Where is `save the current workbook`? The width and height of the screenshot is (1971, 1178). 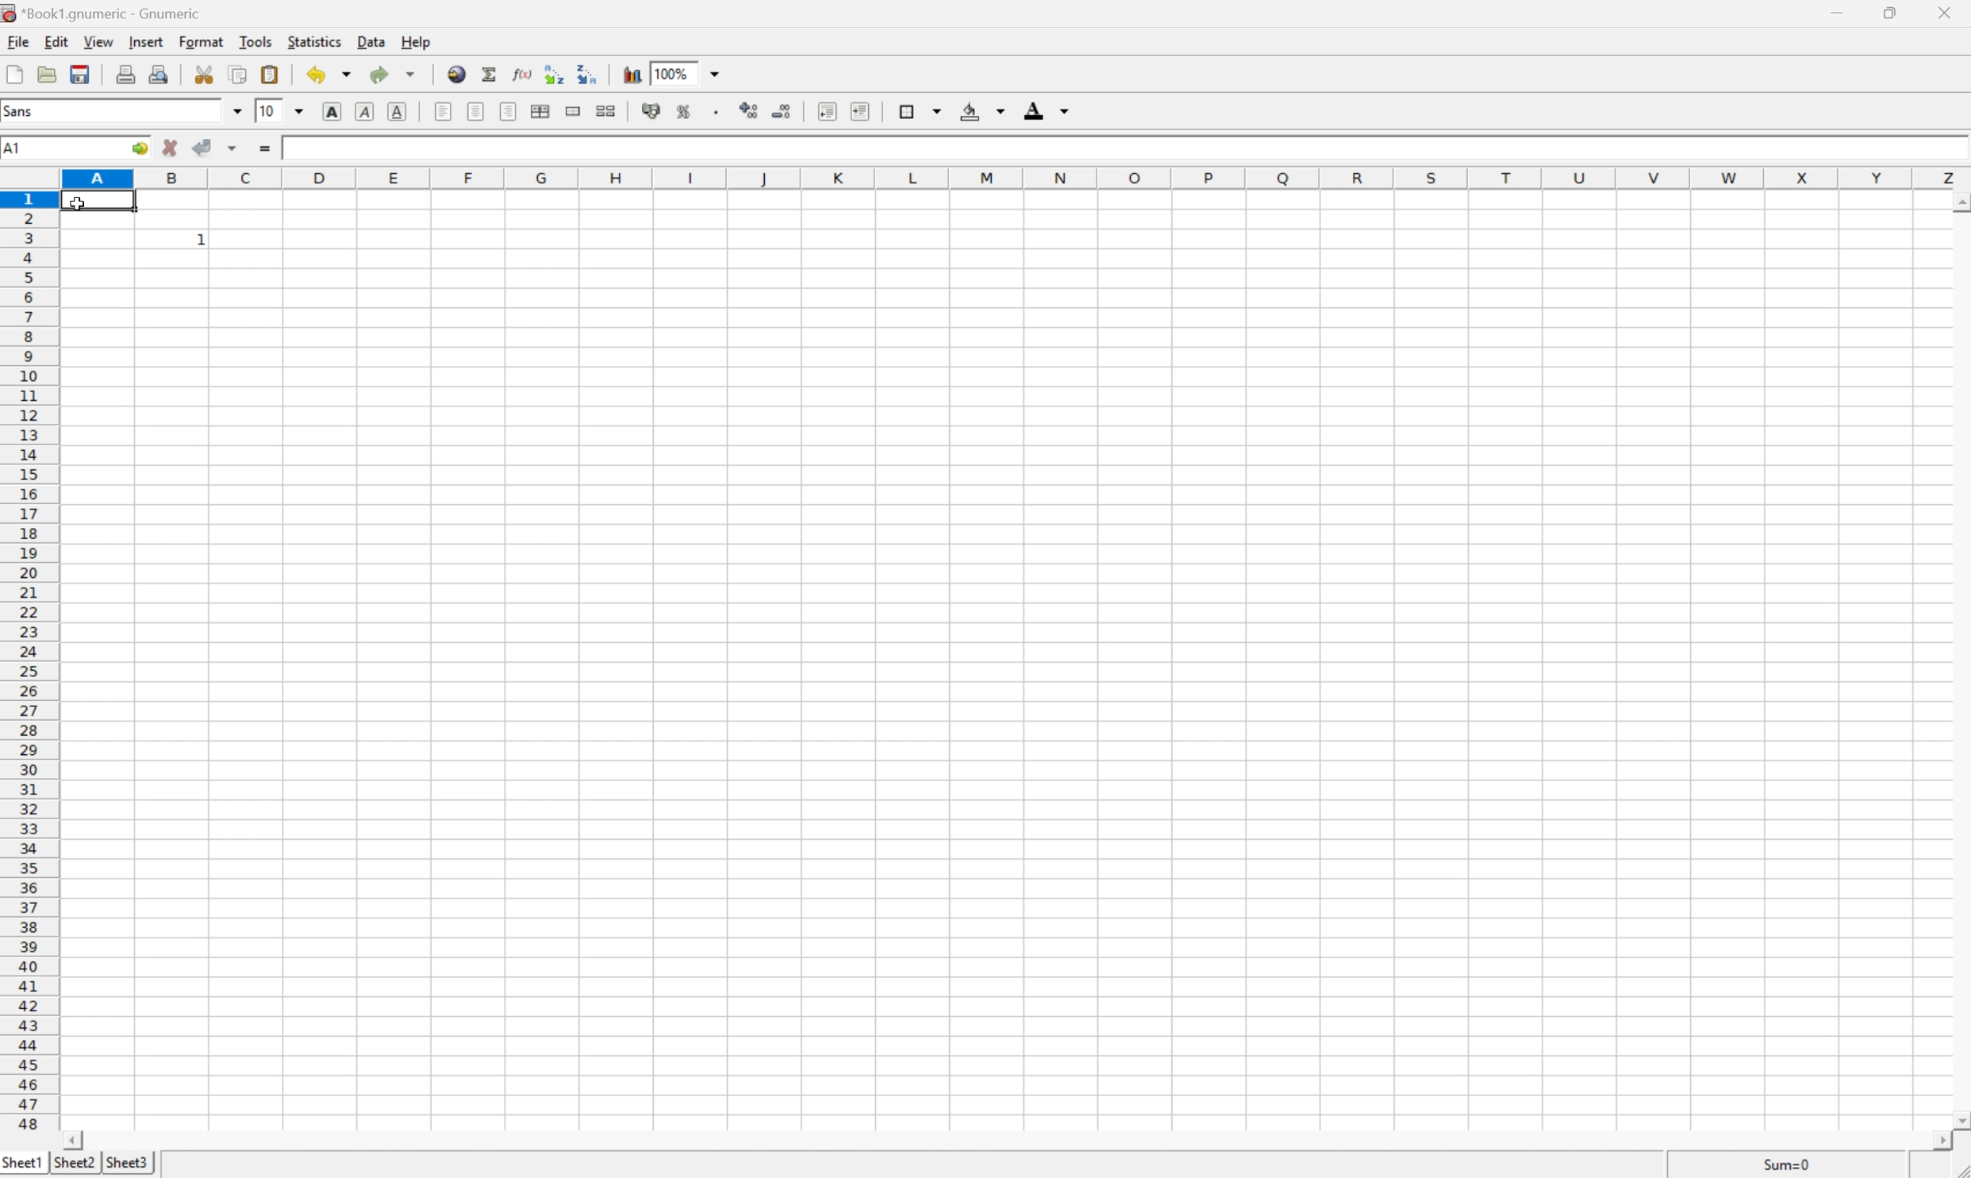
save the current workbook is located at coordinates (83, 78).